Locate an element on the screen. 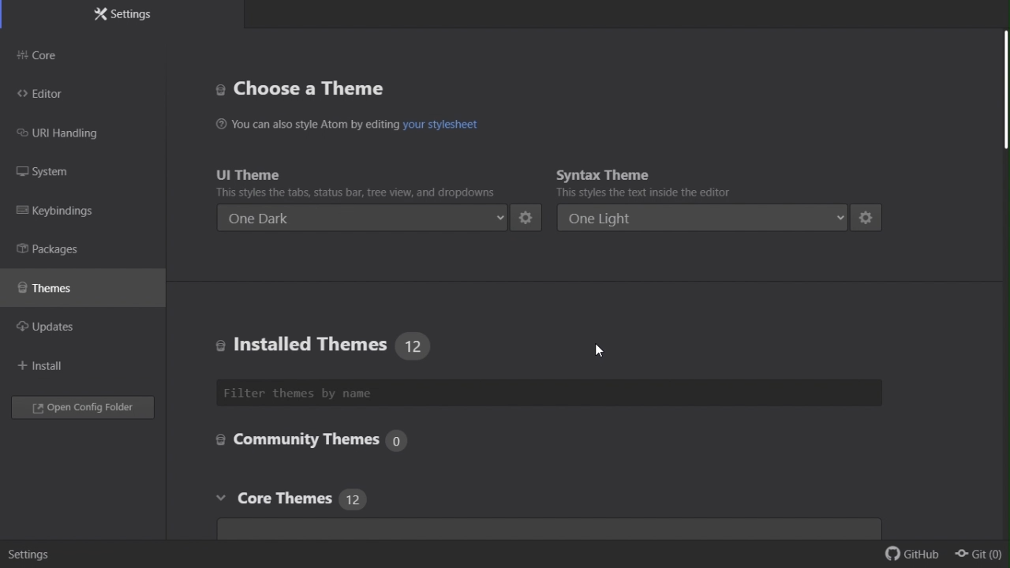  Filter themes by name is located at coordinates (368, 390).